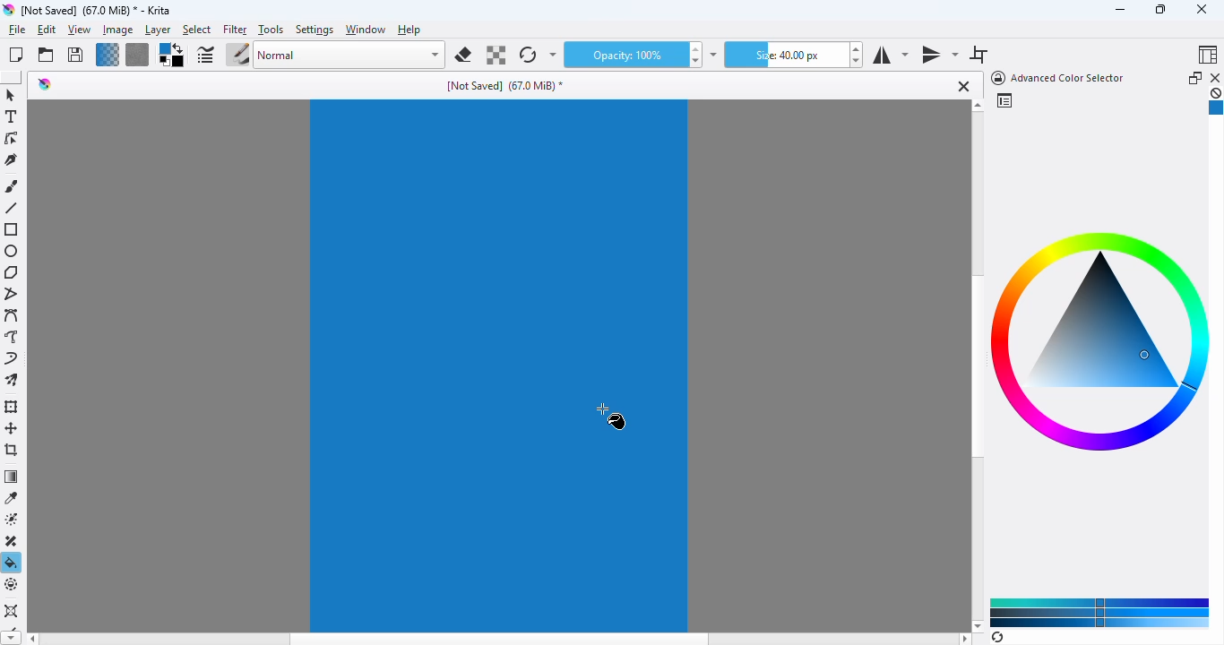 Image resolution: width=1224 pixels, height=645 pixels. Describe the element at coordinates (158, 30) in the screenshot. I see `layer` at that location.